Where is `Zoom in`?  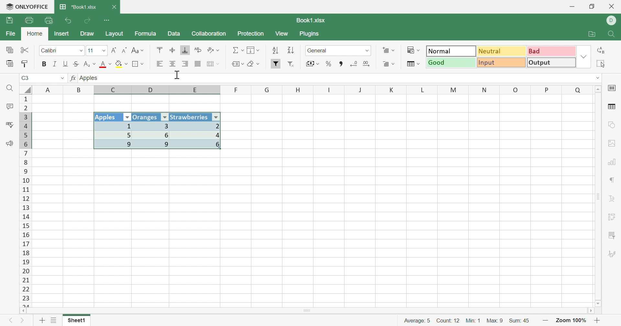 Zoom in is located at coordinates (599, 321).